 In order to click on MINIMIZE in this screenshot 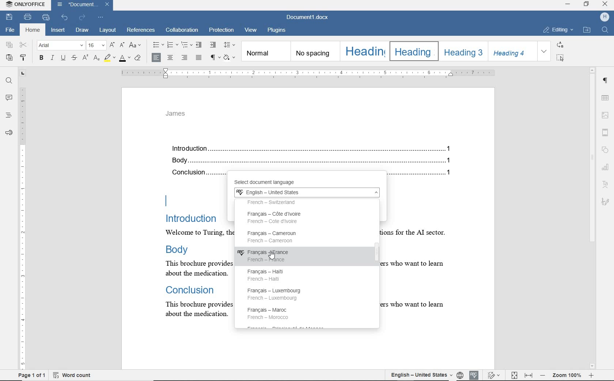, I will do `click(568, 5)`.